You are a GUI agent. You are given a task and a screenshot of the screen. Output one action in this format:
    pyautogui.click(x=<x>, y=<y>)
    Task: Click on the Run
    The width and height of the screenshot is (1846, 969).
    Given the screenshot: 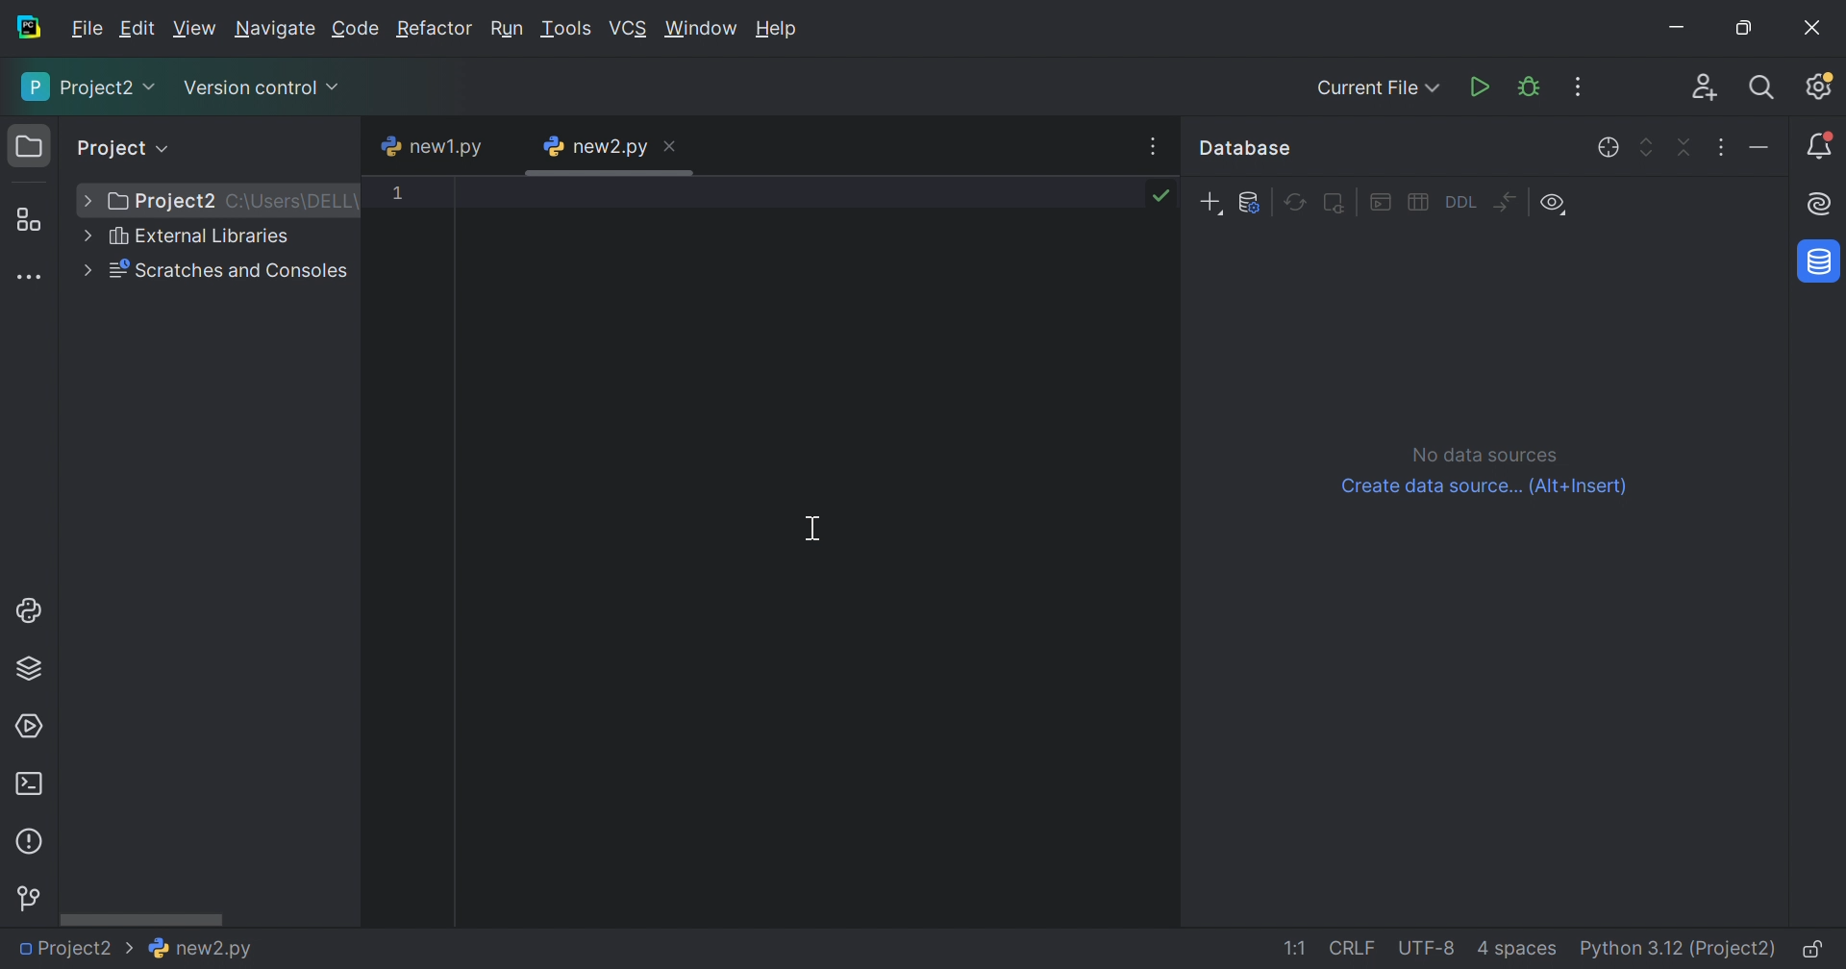 What is the action you would take?
    pyautogui.click(x=508, y=32)
    